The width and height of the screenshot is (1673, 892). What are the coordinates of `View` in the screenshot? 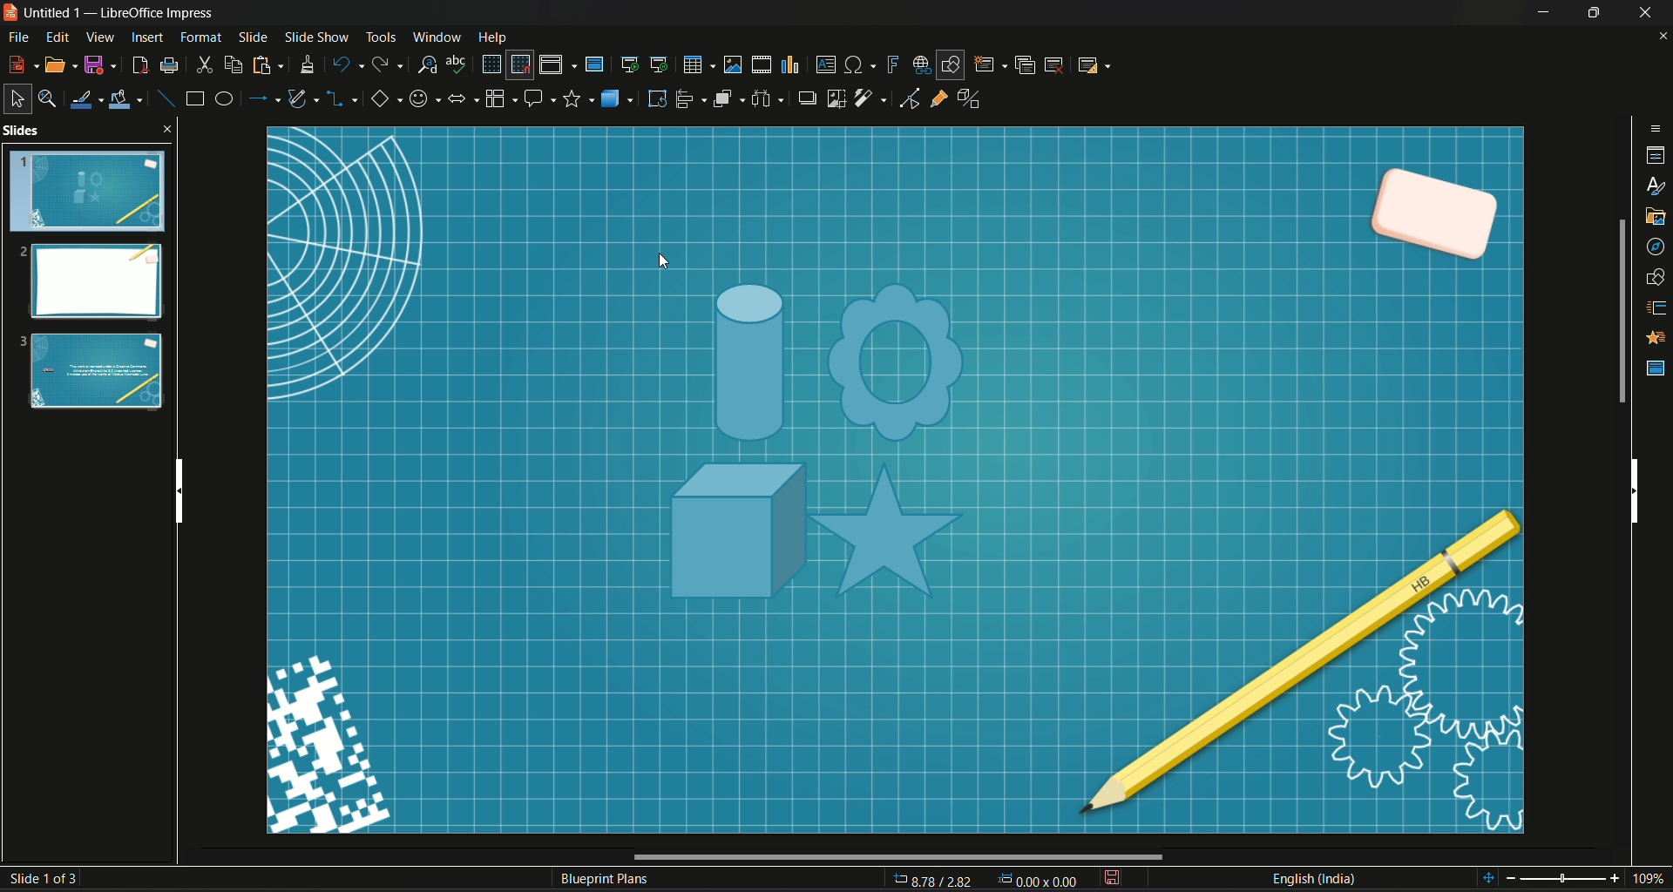 It's located at (101, 37).